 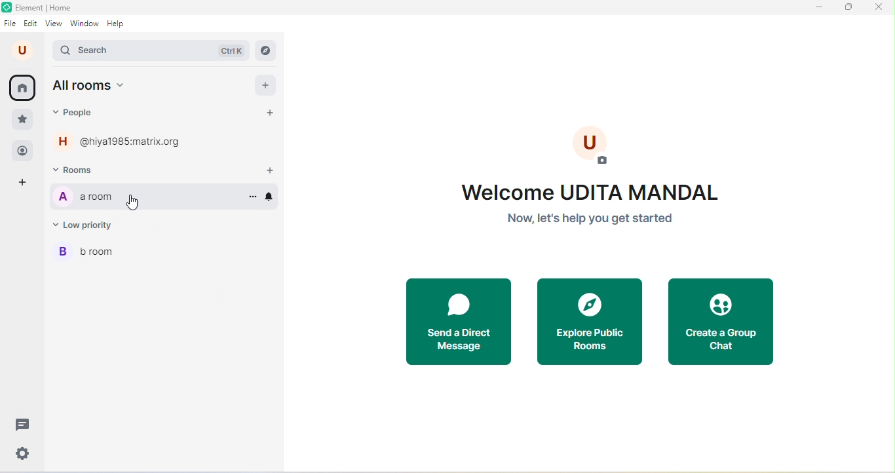 I want to click on threads, so click(x=21, y=425).